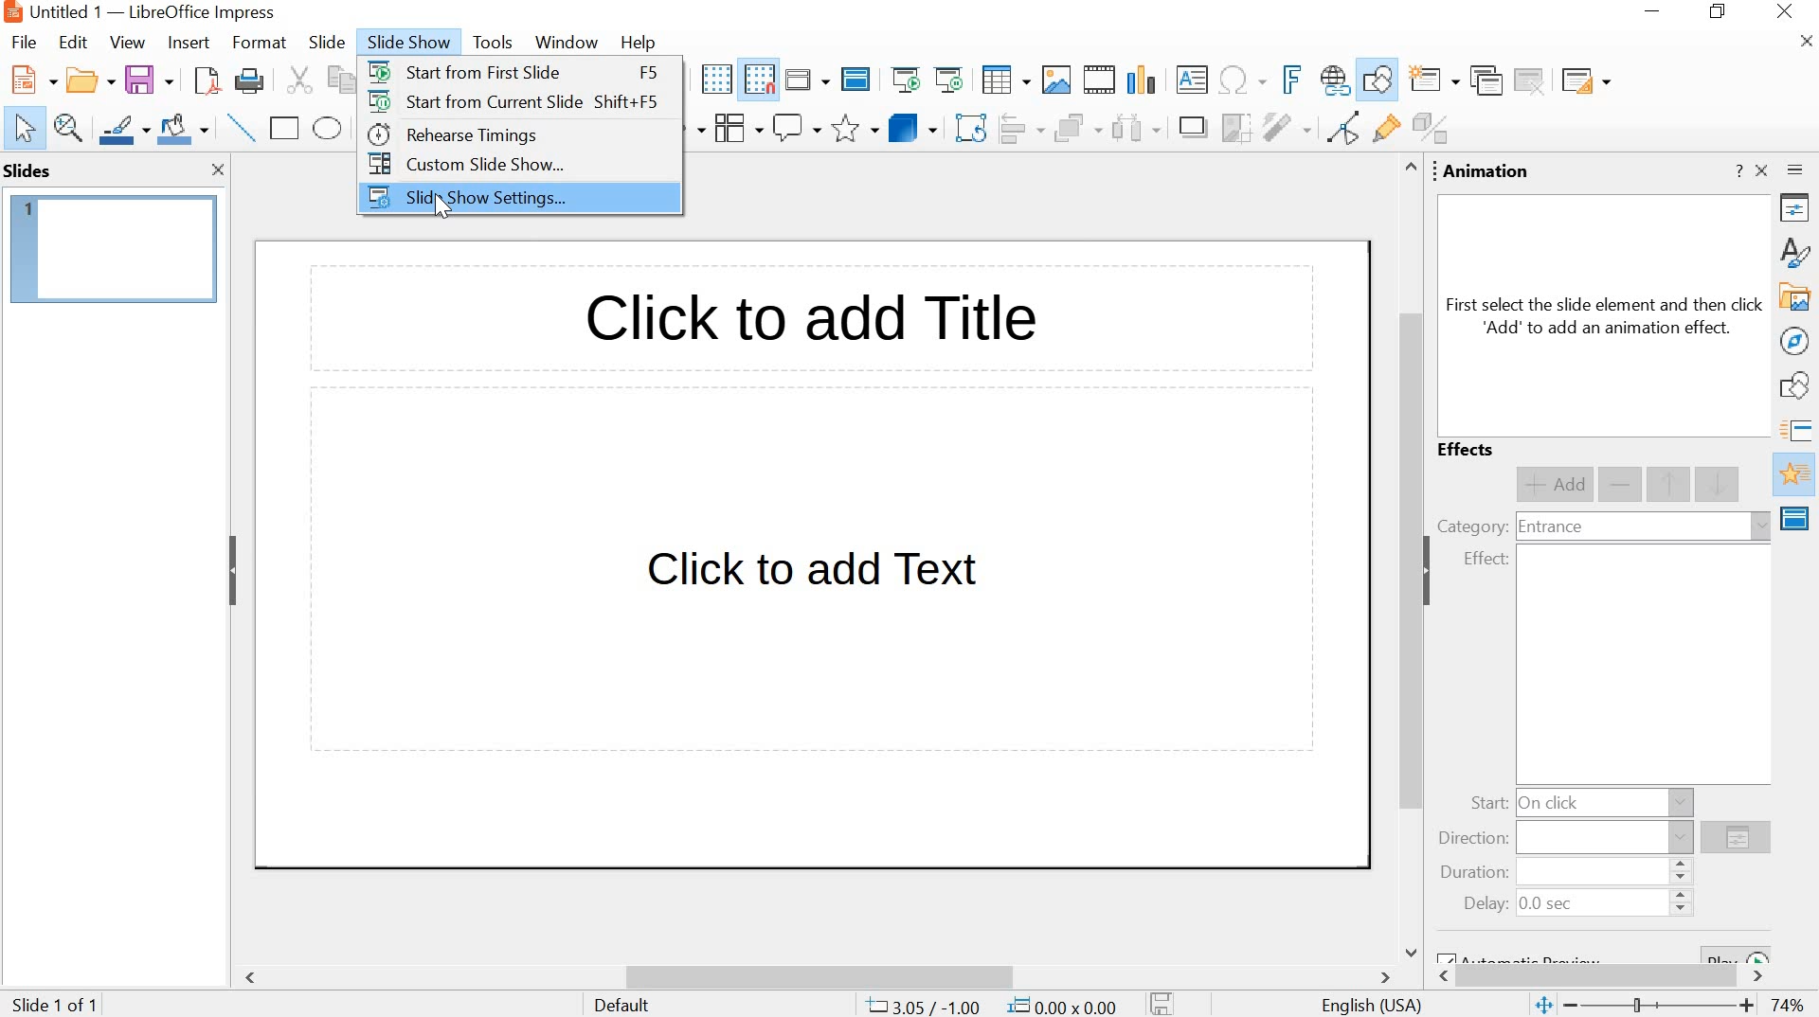  What do you see at coordinates (1469, 874) in the screenshot?
I see `duration` at bounding box center [1469, 874].